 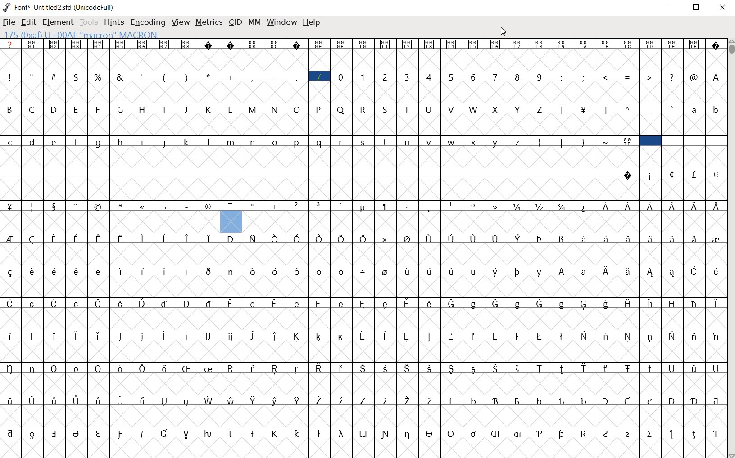 What do you see at coordinates (495, 238) in the screenshot?
I see `Symbol` at bounding box center [495, 238].